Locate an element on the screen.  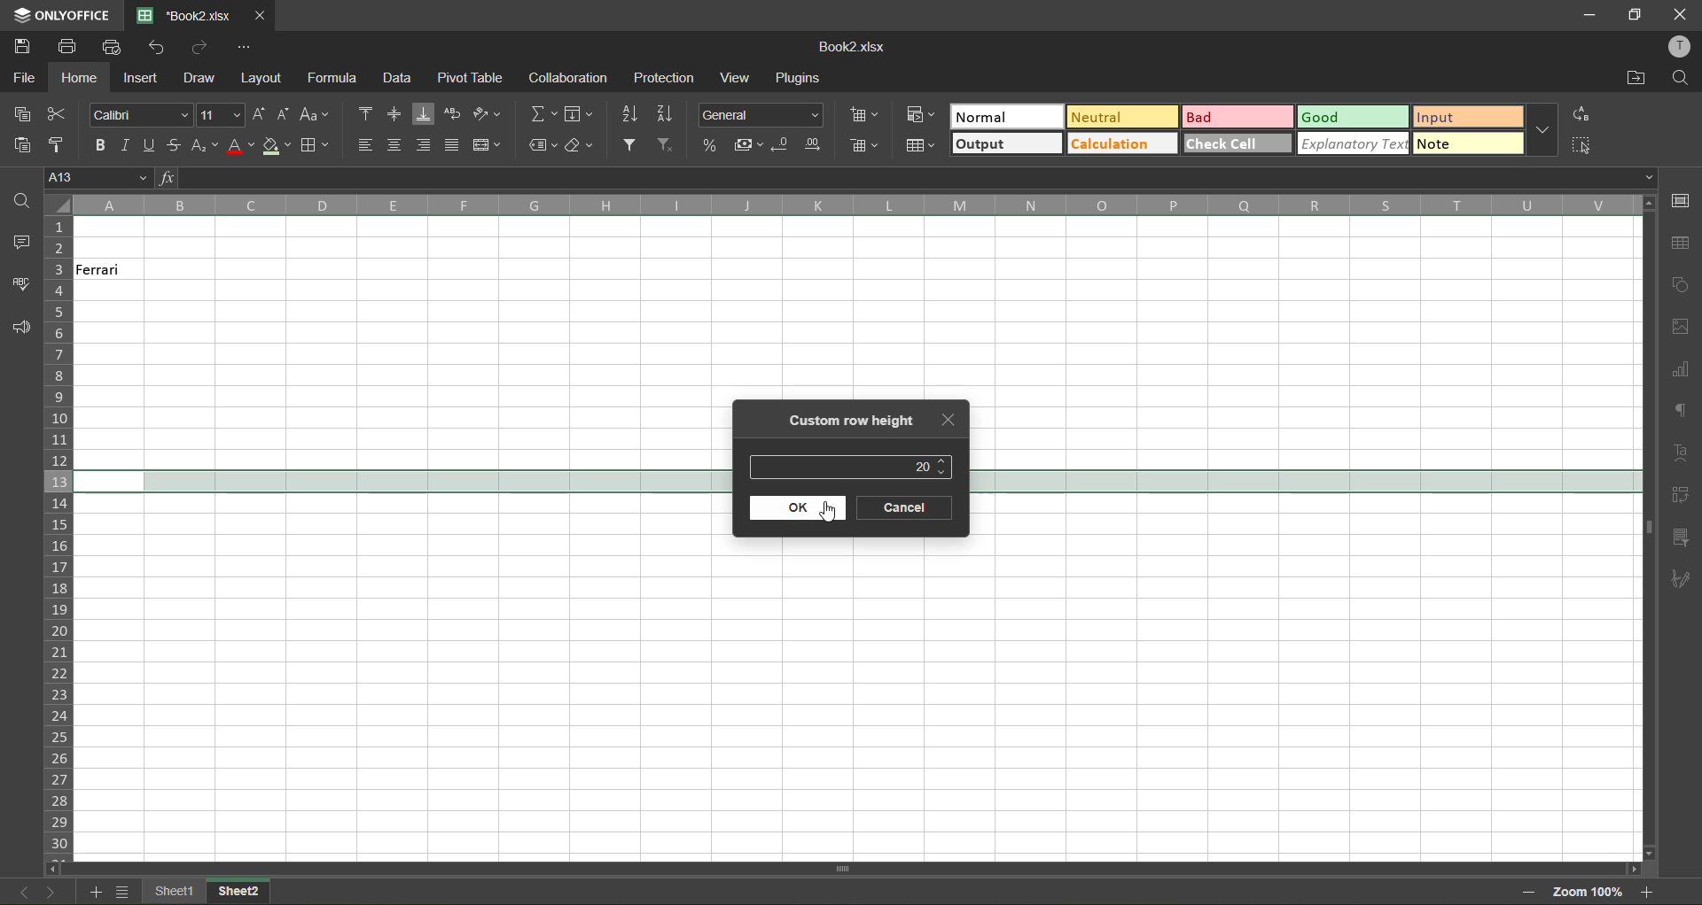
selected row is located at coordinates (402, 483).